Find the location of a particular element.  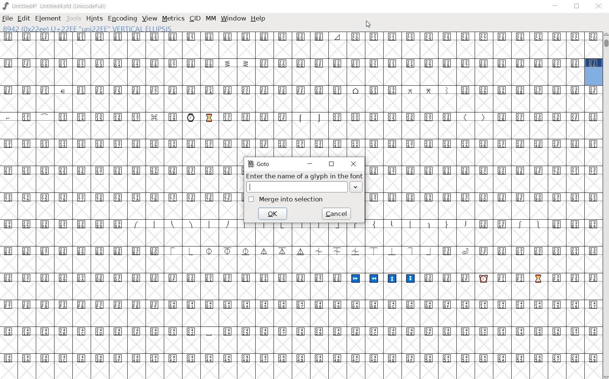

EDIT is located at coordinates (23, 18).